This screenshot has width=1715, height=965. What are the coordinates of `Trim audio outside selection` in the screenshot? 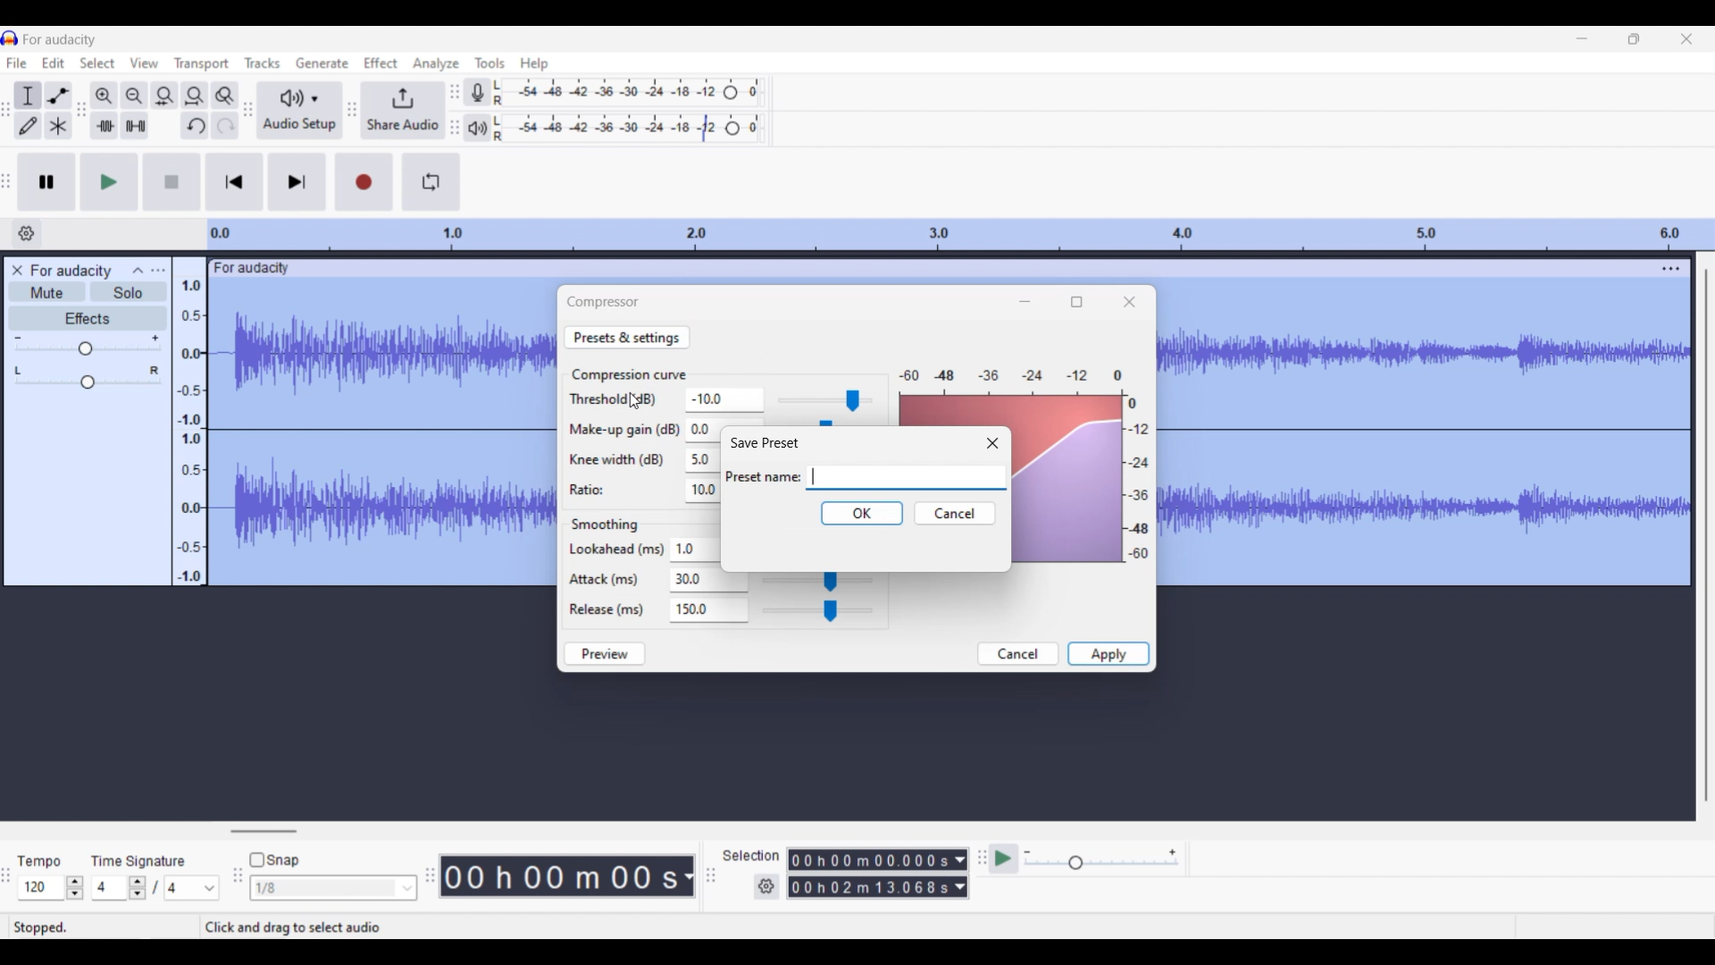 It's located at (105, 126).